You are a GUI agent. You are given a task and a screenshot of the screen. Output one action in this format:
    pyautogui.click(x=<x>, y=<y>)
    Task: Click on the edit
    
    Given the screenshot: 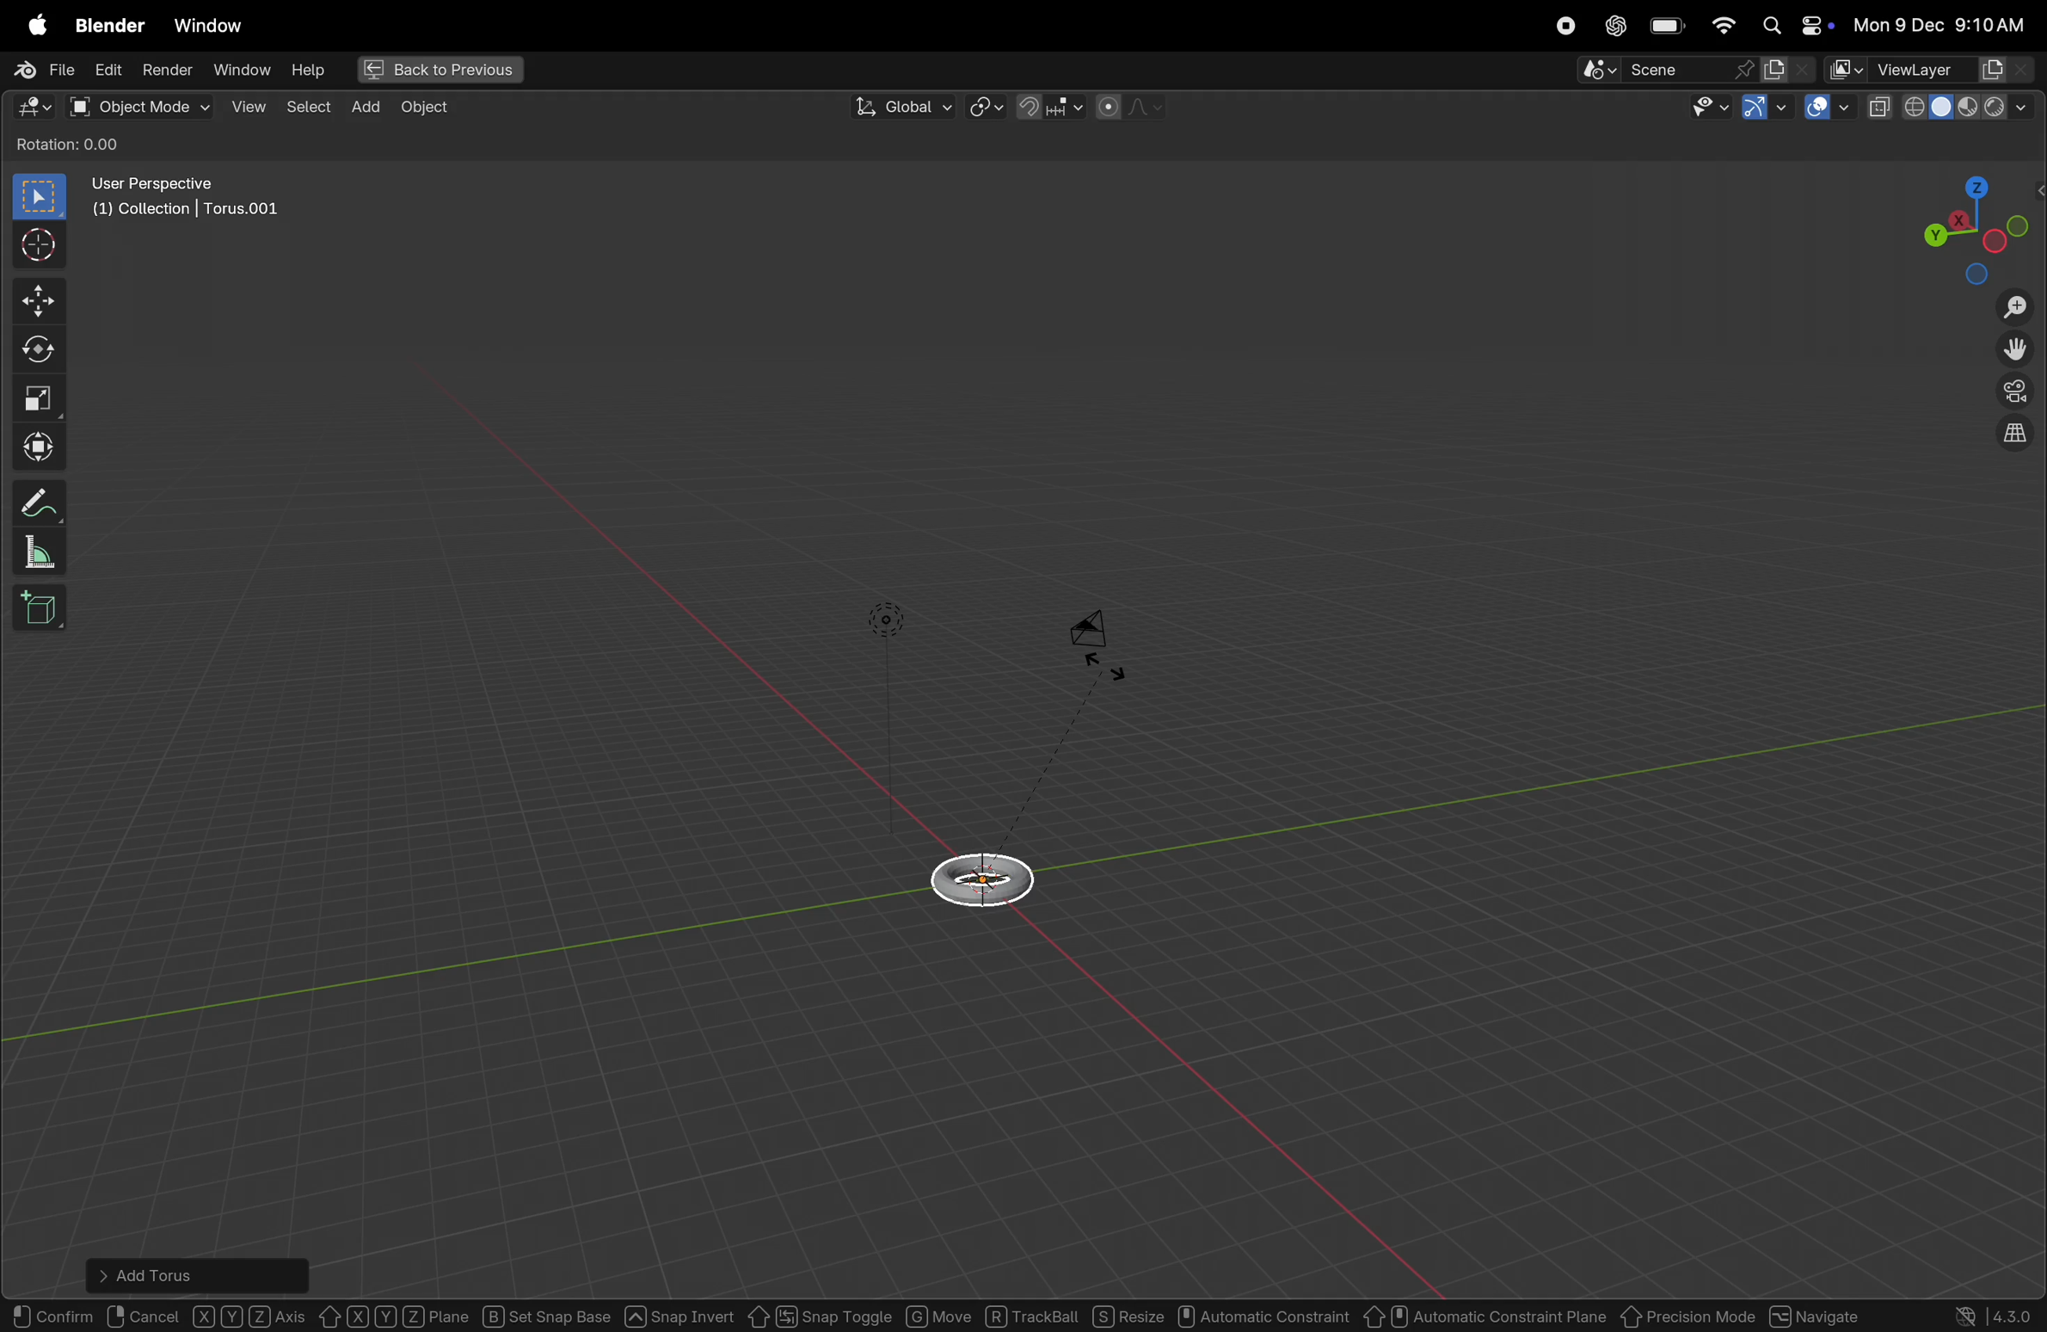 What is the action you would take?
    pyautogui.click(x=104, y=68)
    